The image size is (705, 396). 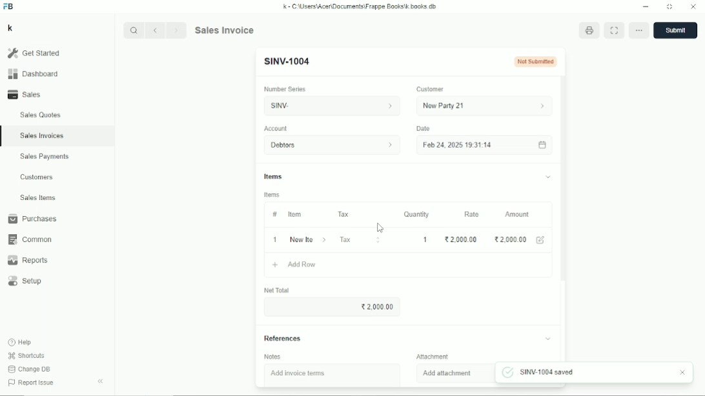 What do you see at coordinates (345, 214) in the screenshot?
I see `Tax` at bounding box center [345, 214].